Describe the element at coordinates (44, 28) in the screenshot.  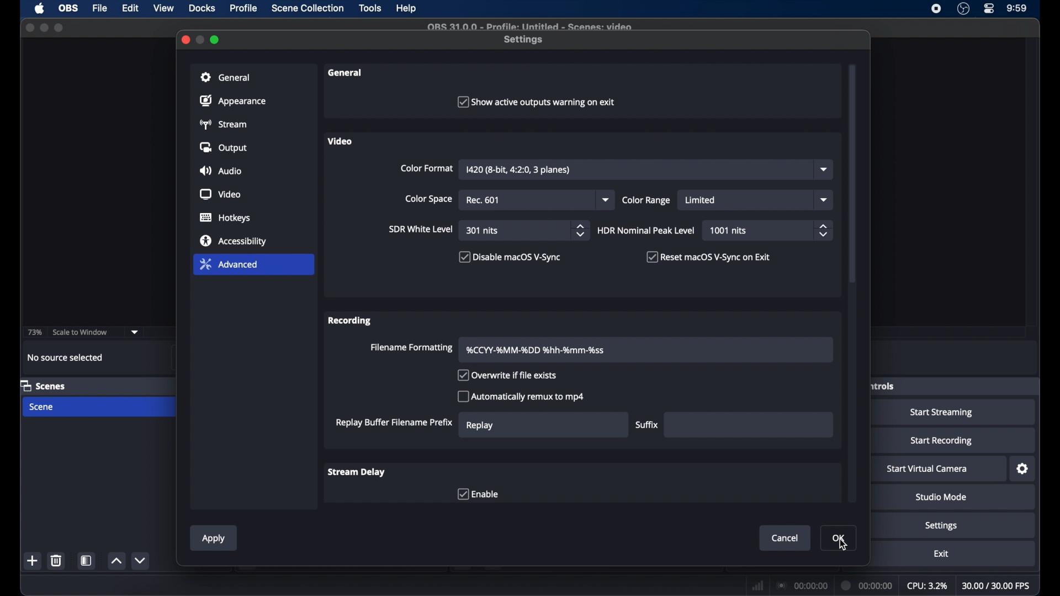
I see `minimize` at that location.